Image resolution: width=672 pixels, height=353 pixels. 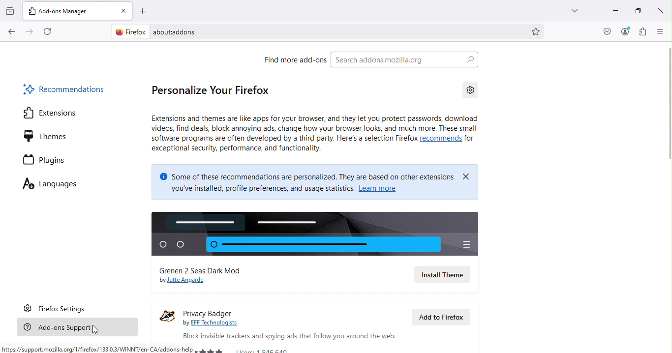 I want to click on Close, so click(x=660, y=10).